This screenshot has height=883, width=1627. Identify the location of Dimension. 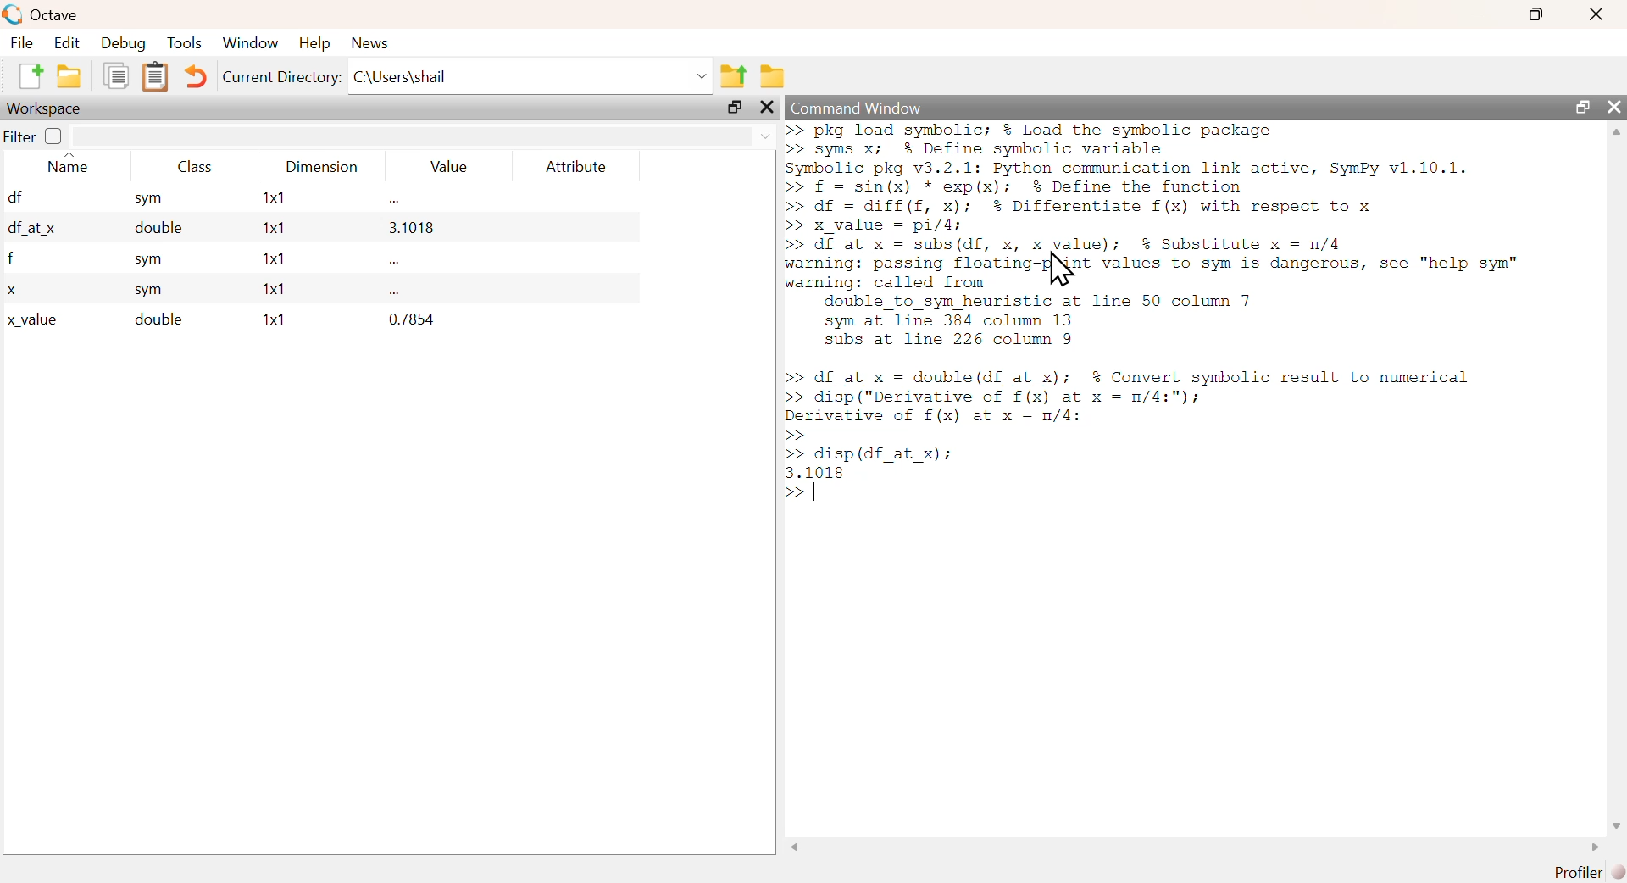
(325, 168).